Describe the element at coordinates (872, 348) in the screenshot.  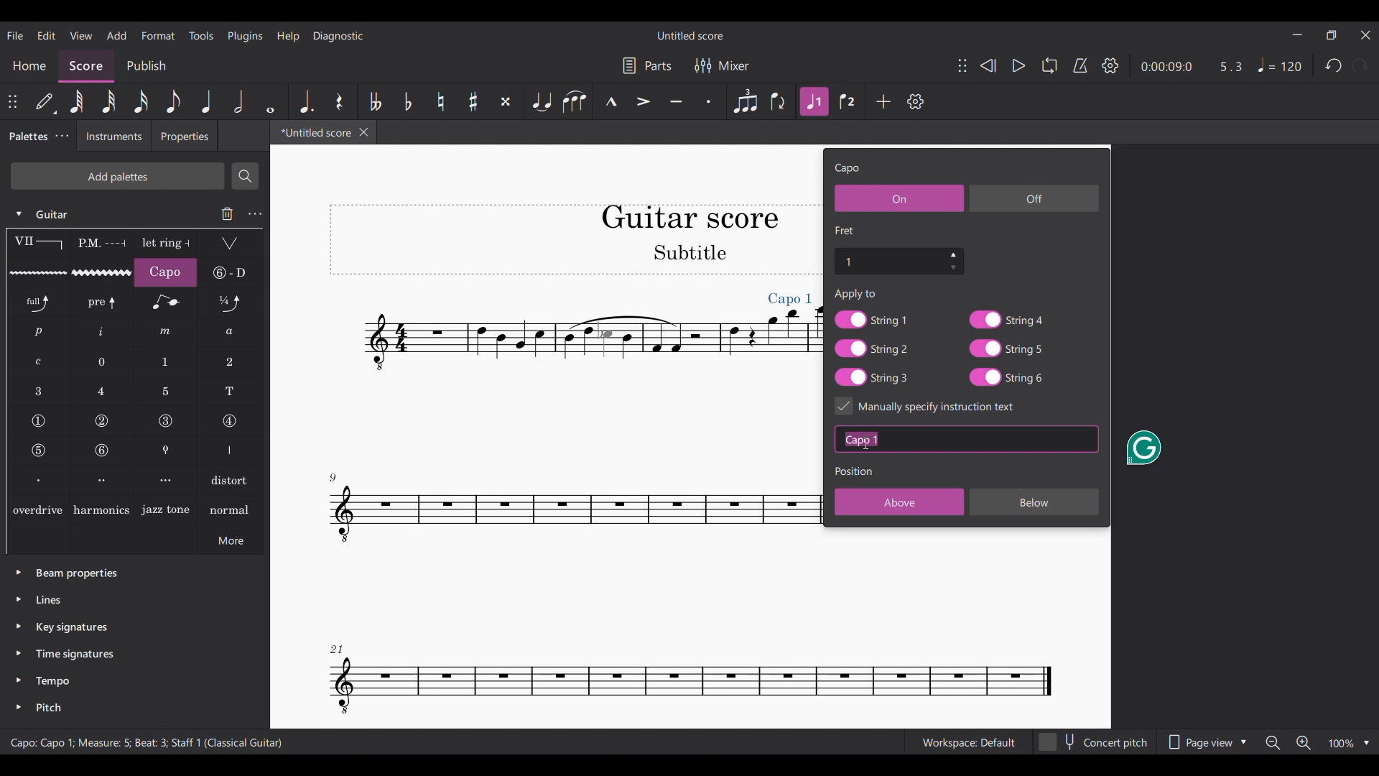
I see `String 2 toggle` at that location.